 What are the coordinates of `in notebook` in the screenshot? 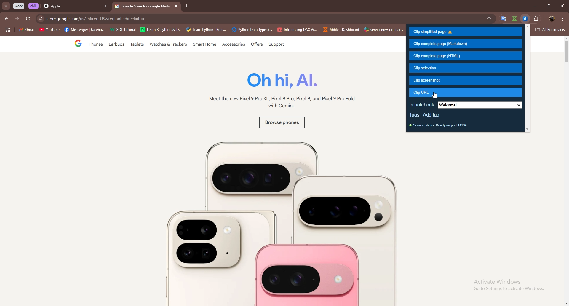 It's located at (422, 105).